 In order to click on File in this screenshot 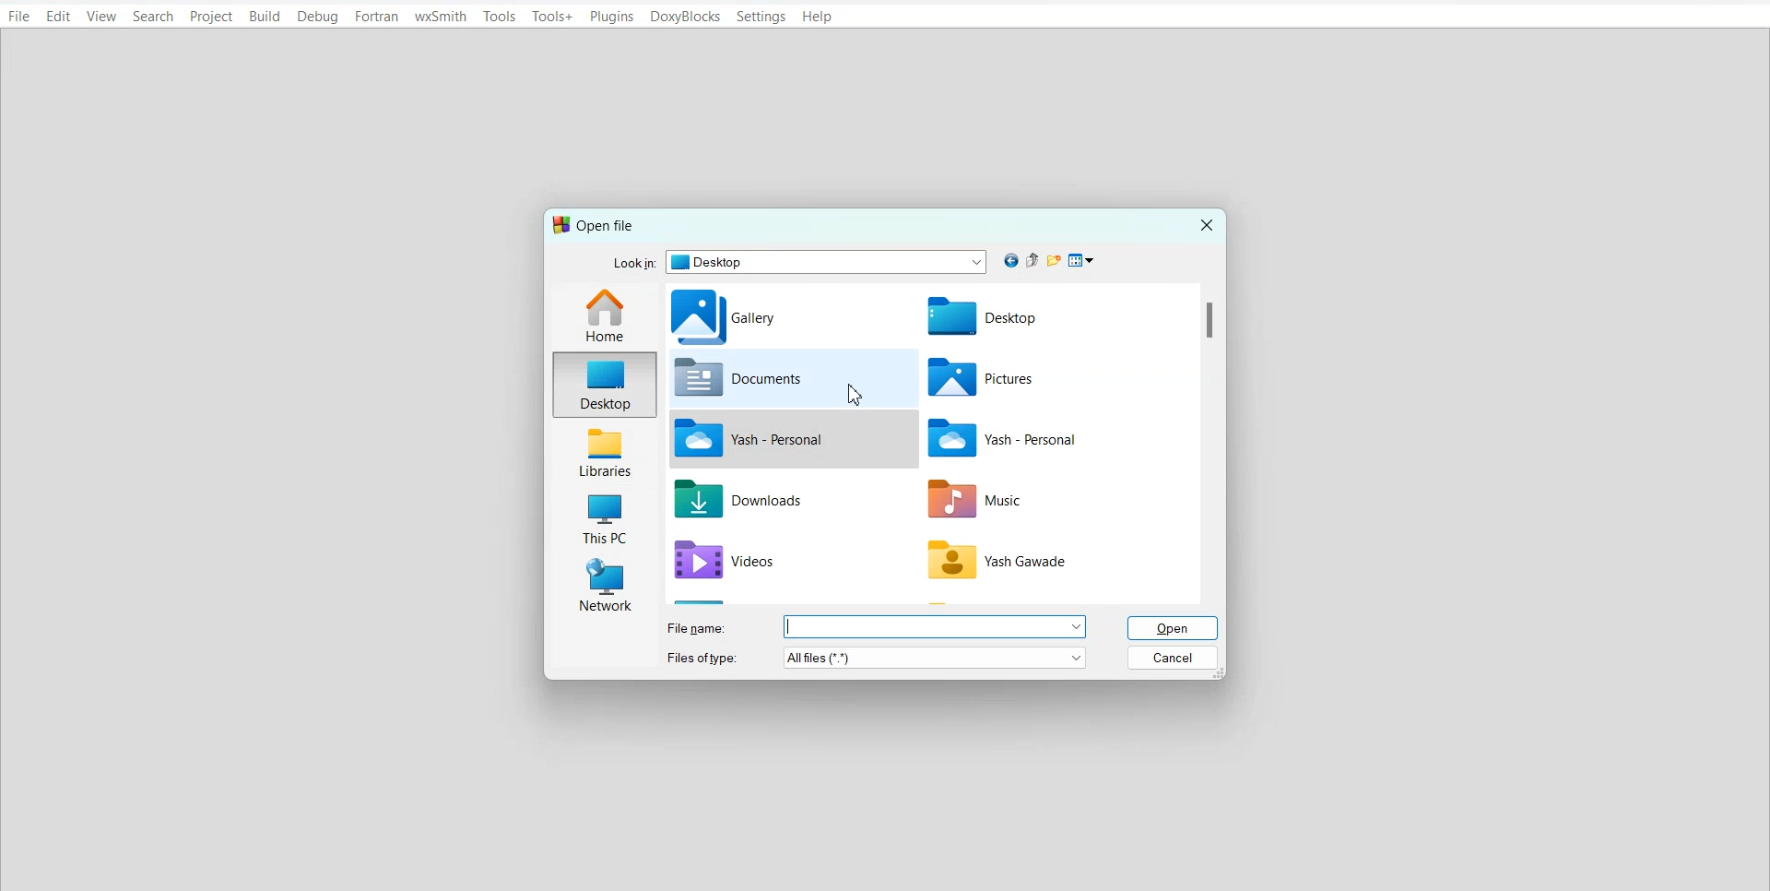, I will do `click(18, 16)`.